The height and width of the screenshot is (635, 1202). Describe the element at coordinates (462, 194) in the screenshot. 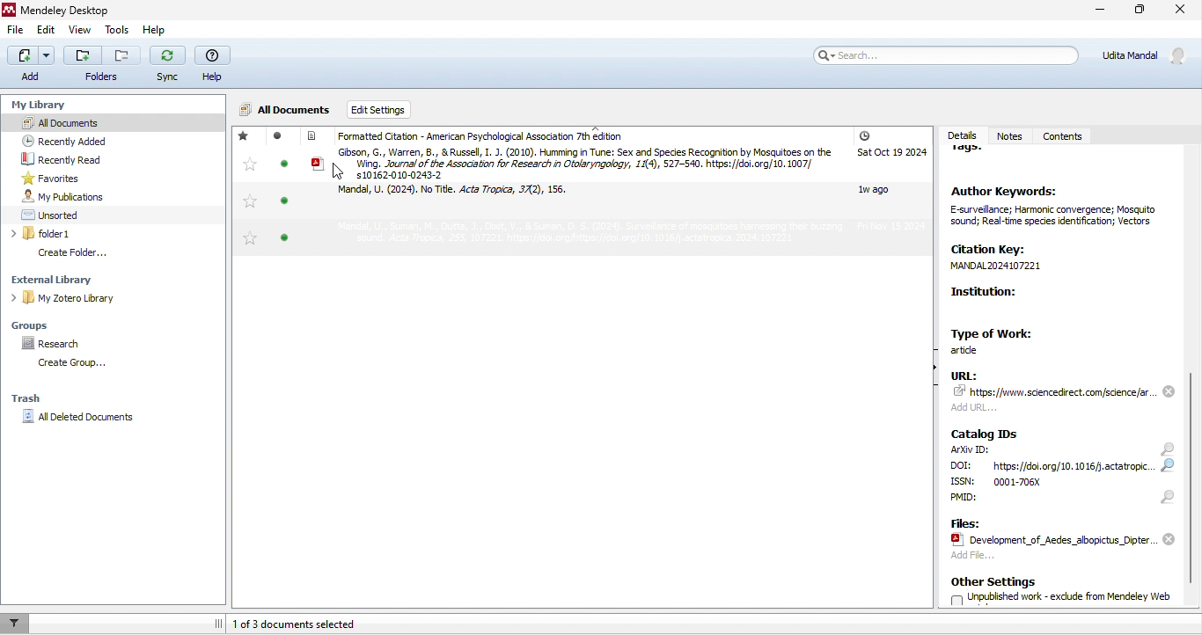

I see `article by Mandal et al, 2024` at that location.